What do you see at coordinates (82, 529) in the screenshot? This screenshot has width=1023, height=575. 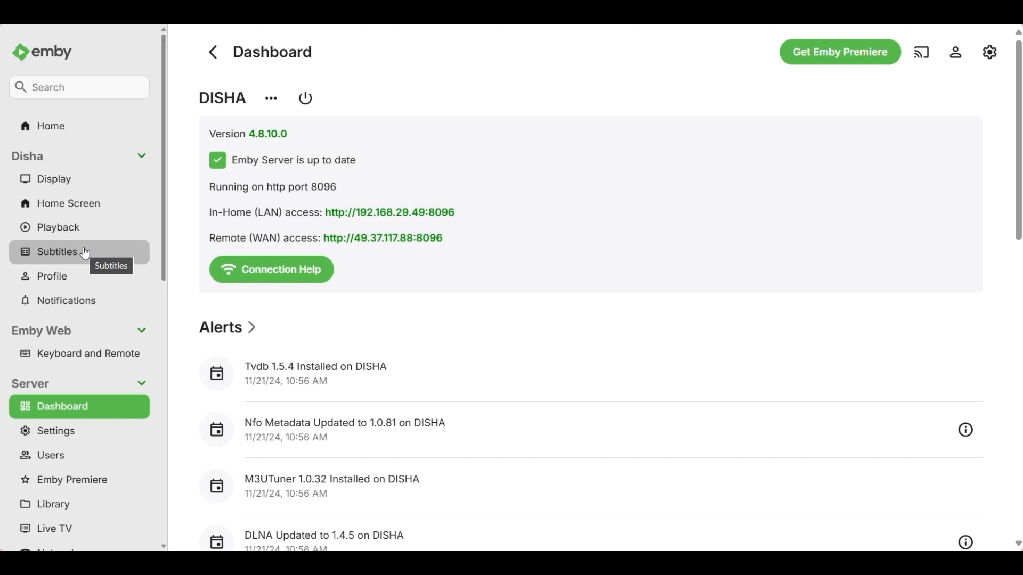 I see `Live TV` at bounding box center [82, 529].